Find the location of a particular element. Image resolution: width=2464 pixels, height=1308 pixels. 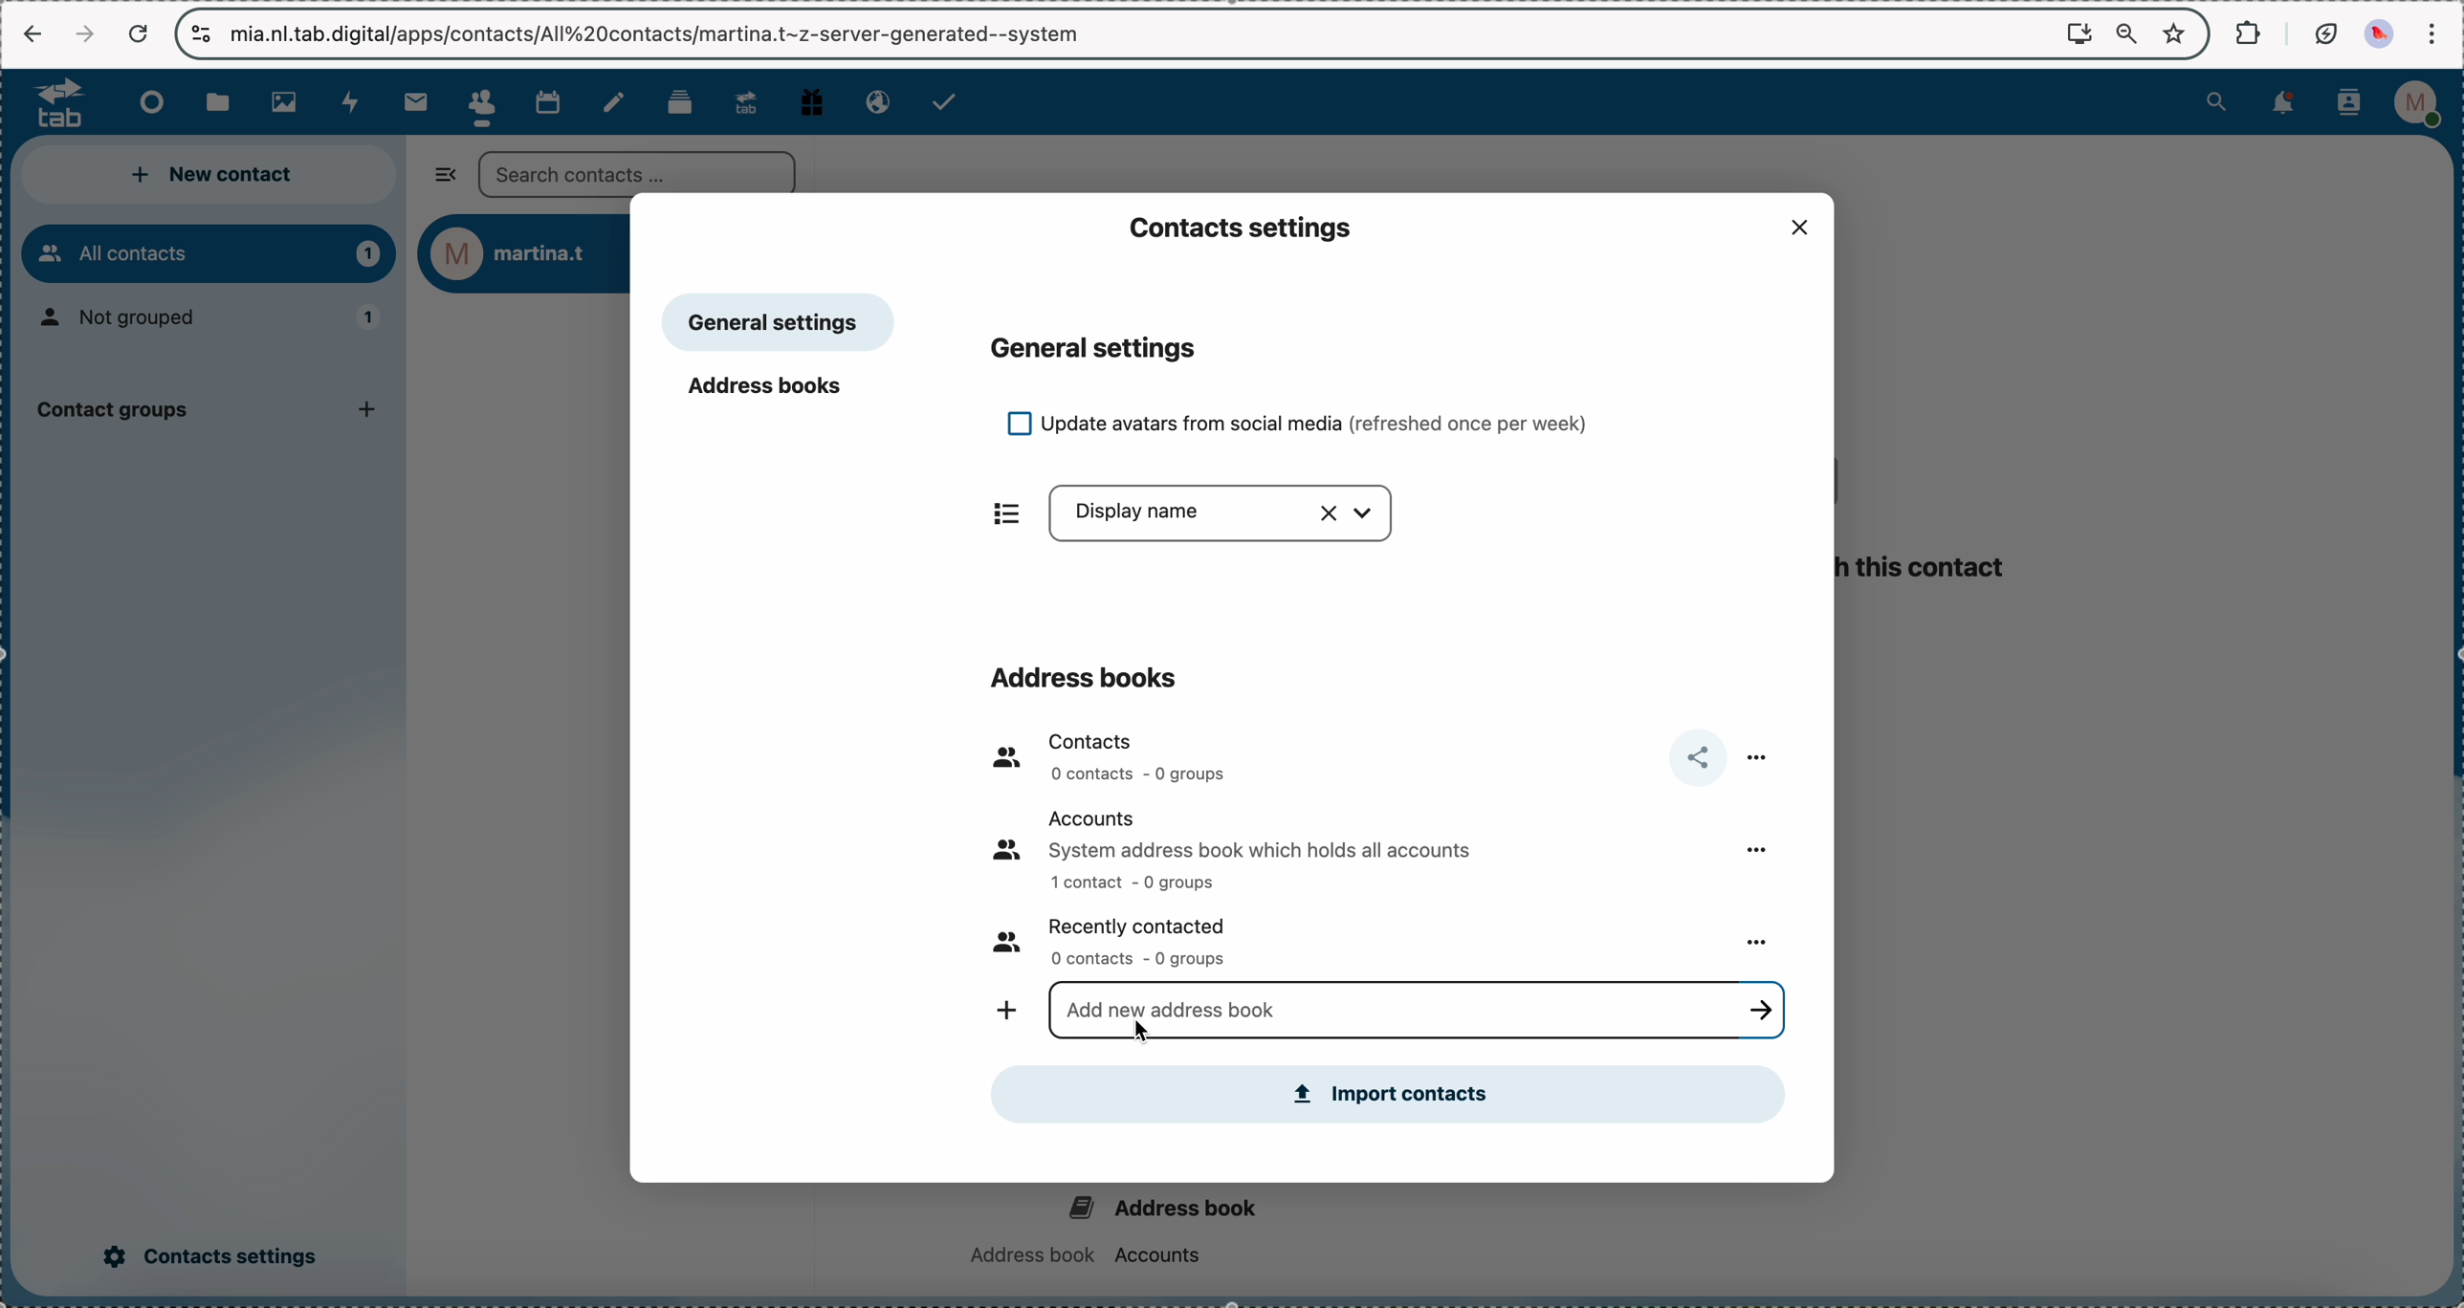

cancel is located at coordinates (140, 33).